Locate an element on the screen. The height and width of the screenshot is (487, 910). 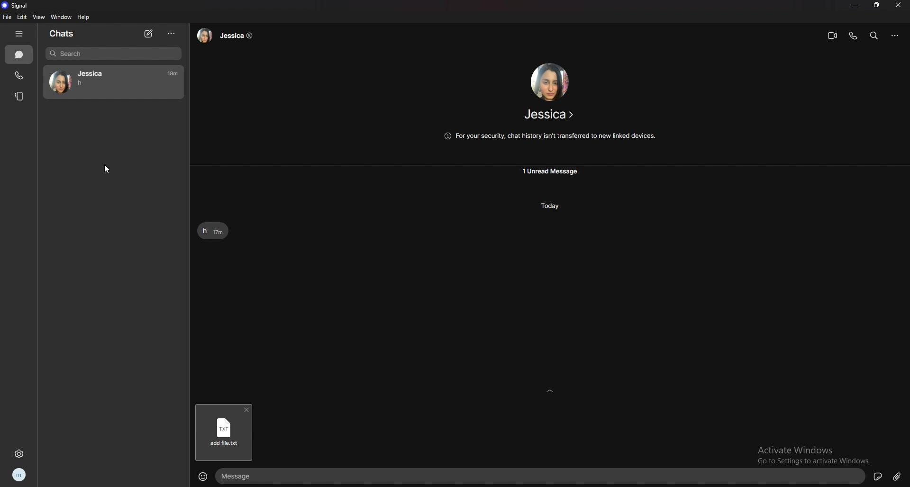
avatar is located at coordinates (549, 82).